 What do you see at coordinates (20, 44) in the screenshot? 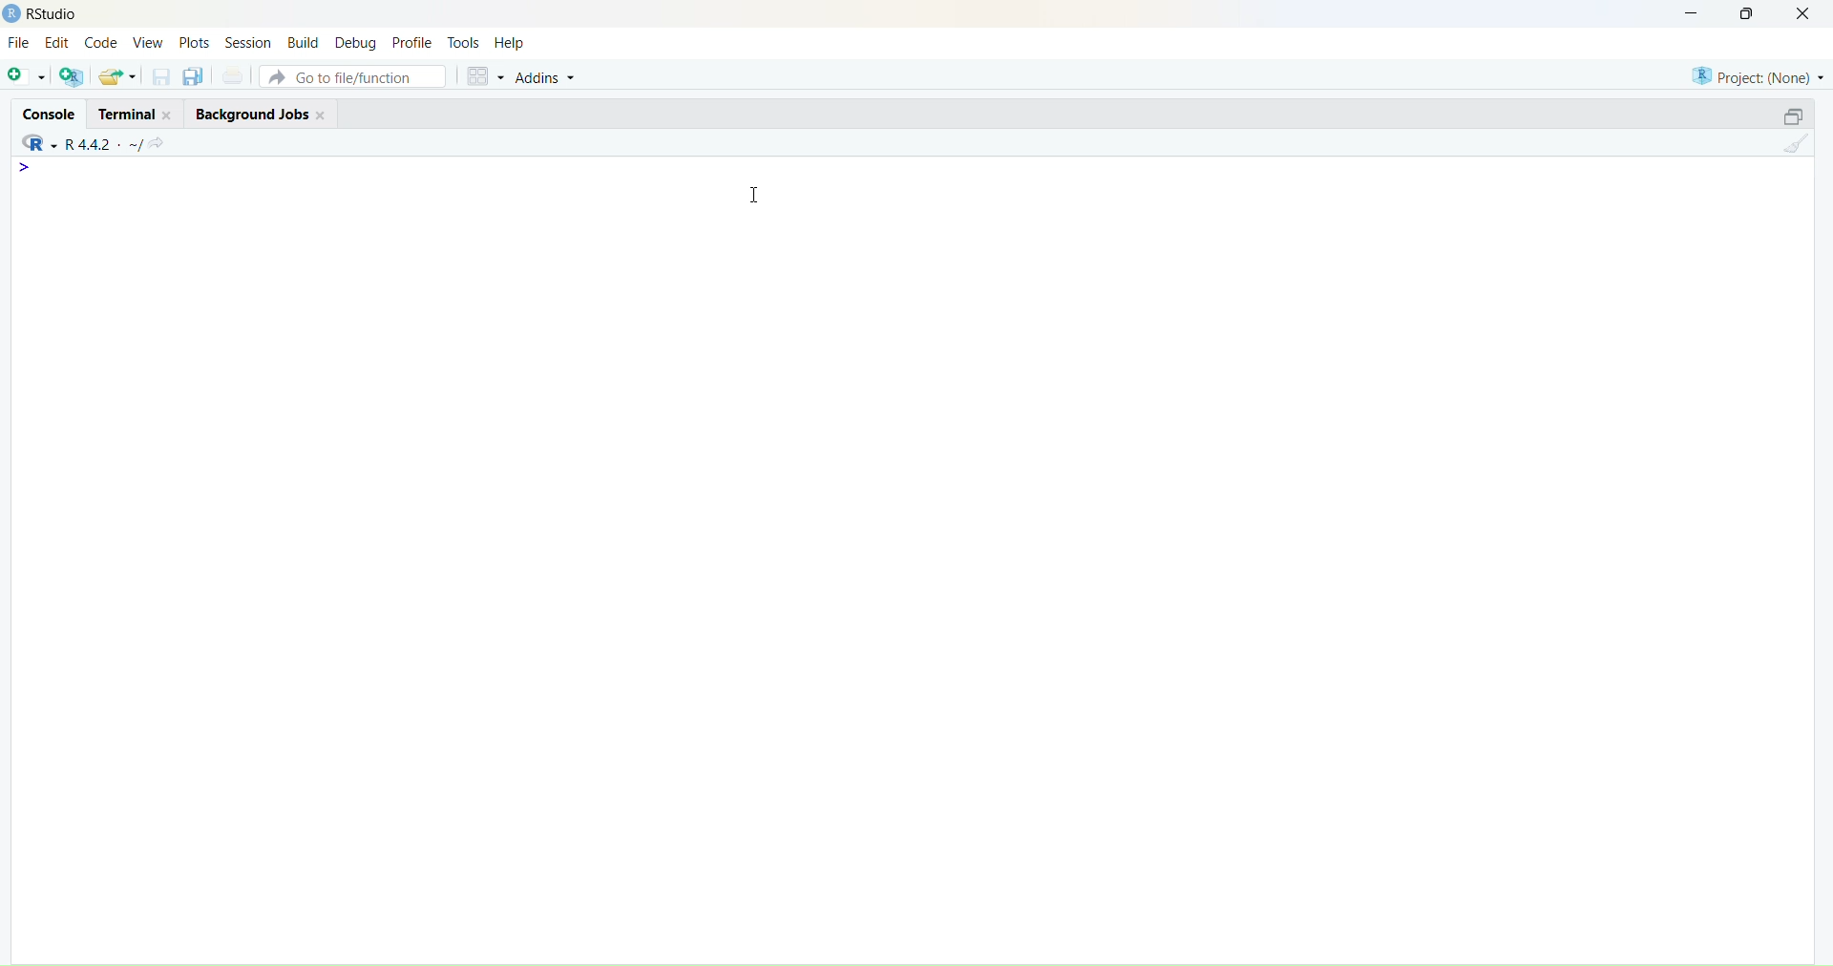
I see `File` at bounding box center [20, 44].